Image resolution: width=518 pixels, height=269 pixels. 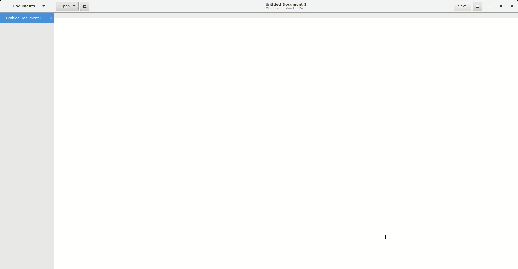 I want to click on Restore, so click(x=501, y=6).